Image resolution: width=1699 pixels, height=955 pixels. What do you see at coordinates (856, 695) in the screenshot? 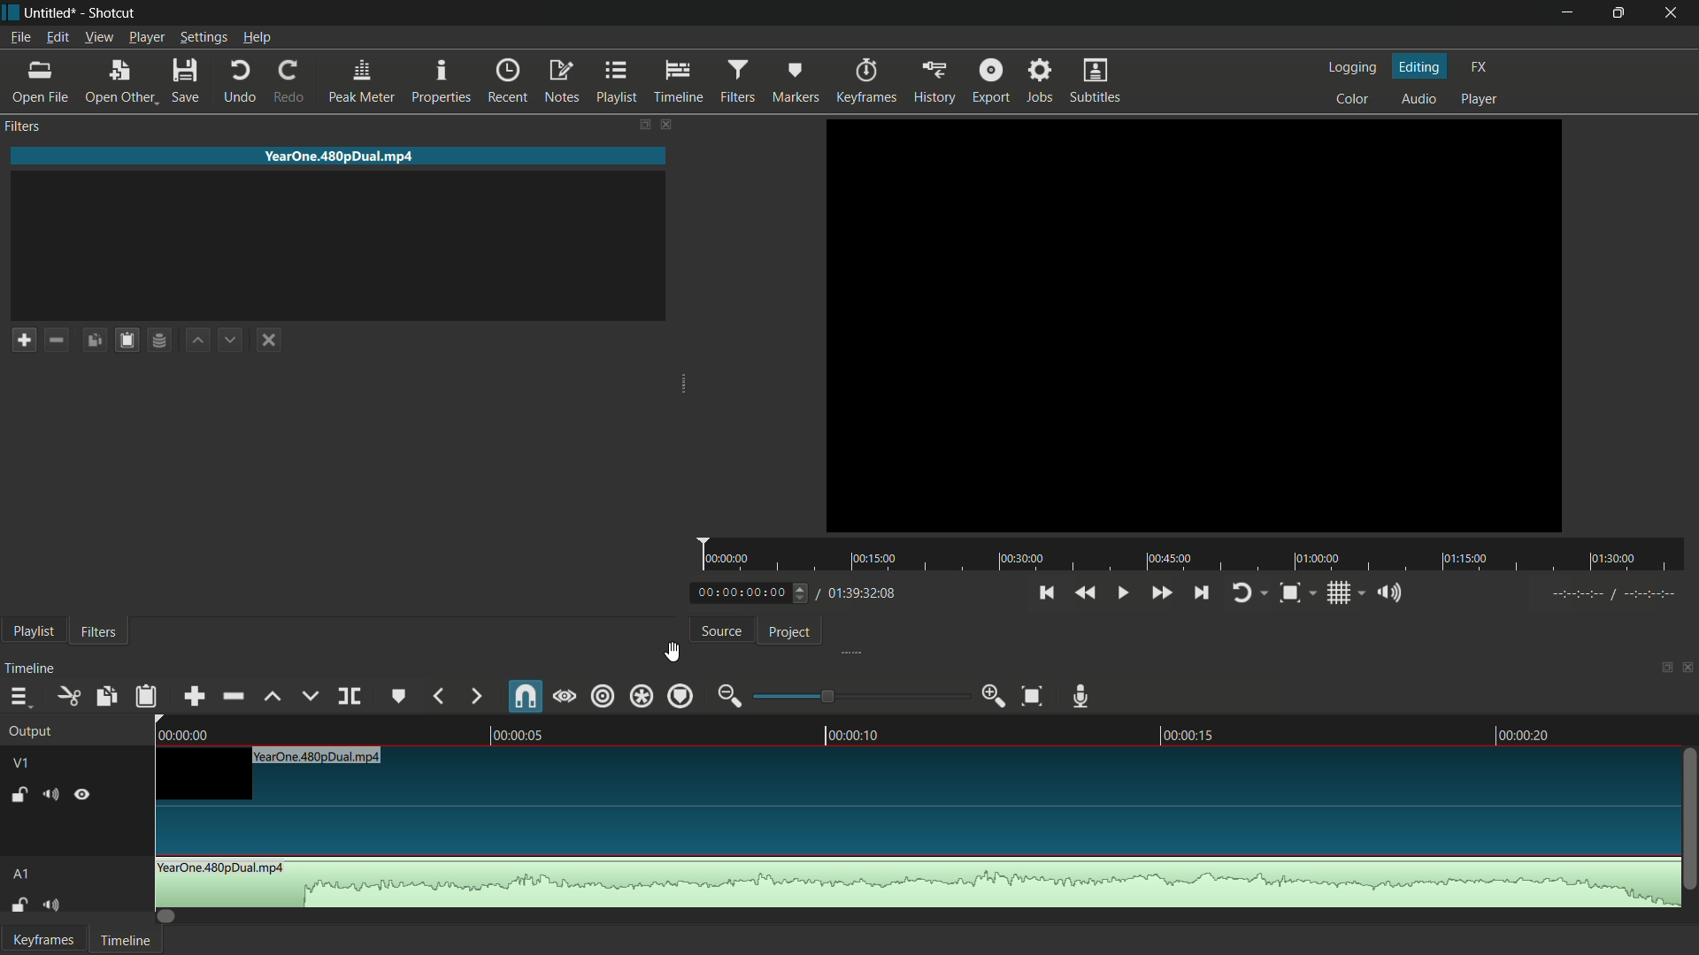
I see `adjustment bar` at bounding box center [856, 695].